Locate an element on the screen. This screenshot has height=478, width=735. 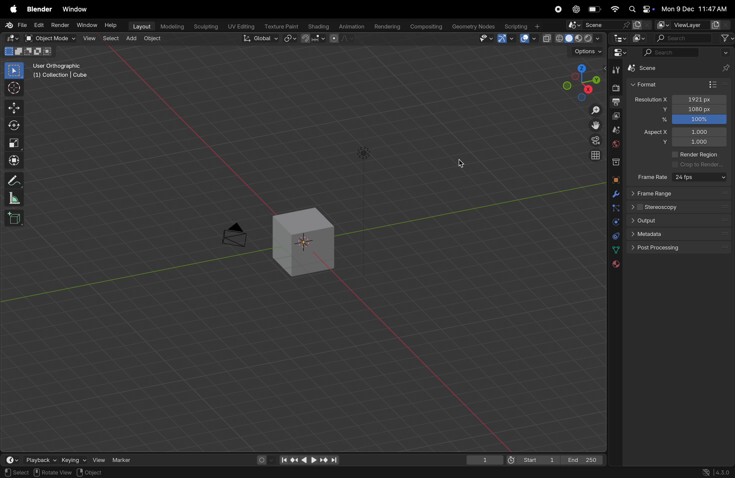
keying is located at coordinates (73, 459).